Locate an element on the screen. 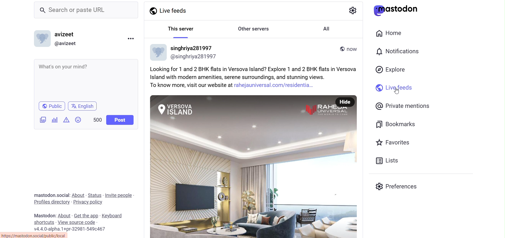 The image size is (505, 238). Post Text is located at coordinates (256, 77).